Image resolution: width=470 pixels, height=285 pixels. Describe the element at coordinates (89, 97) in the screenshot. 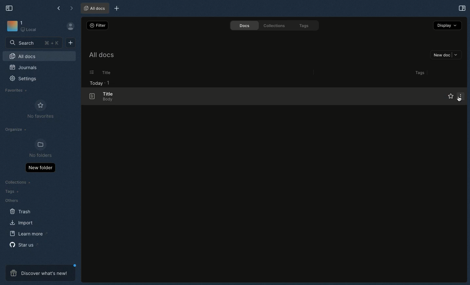

I see `Document` at that location.